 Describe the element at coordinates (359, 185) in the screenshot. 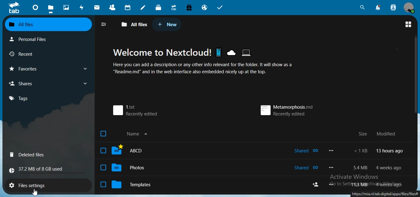

I see `text` at that location.